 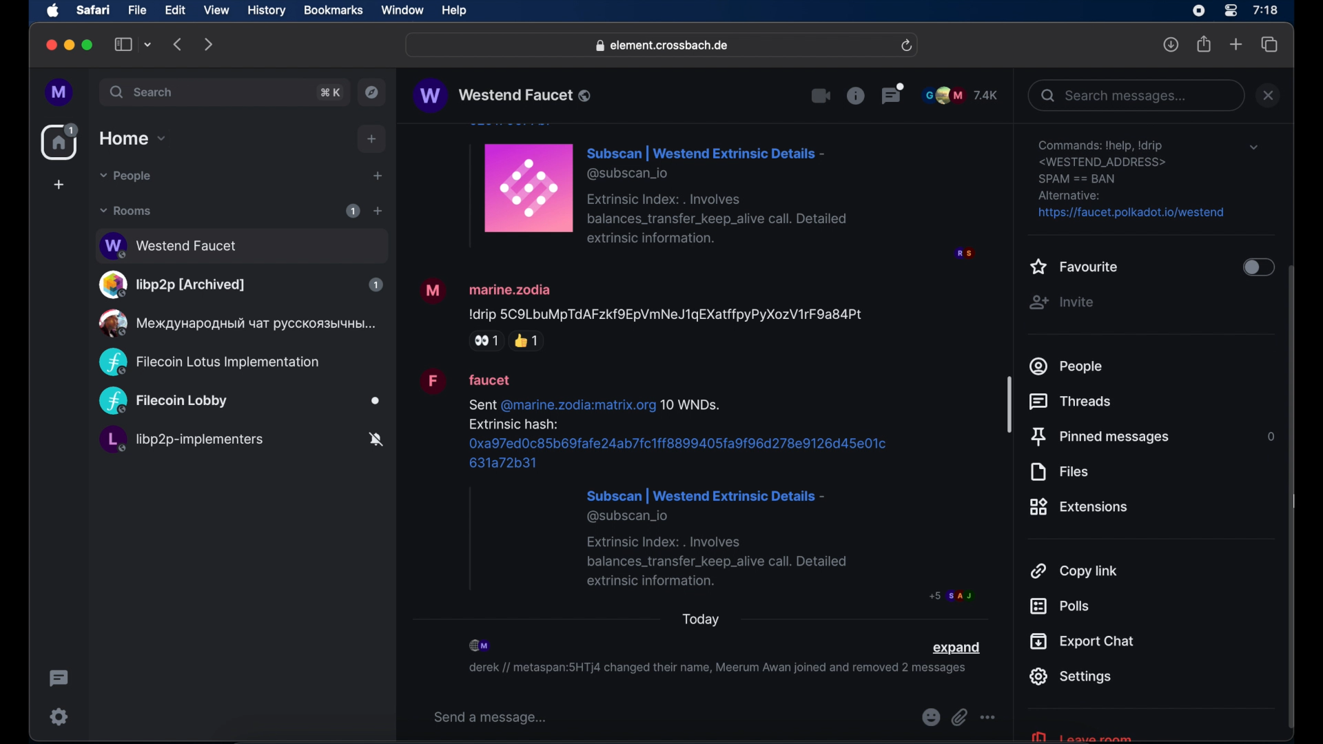 What do you see at coordinates (209, 44) in the screenshot?
I see `forward` at bounding box center [209, 44].